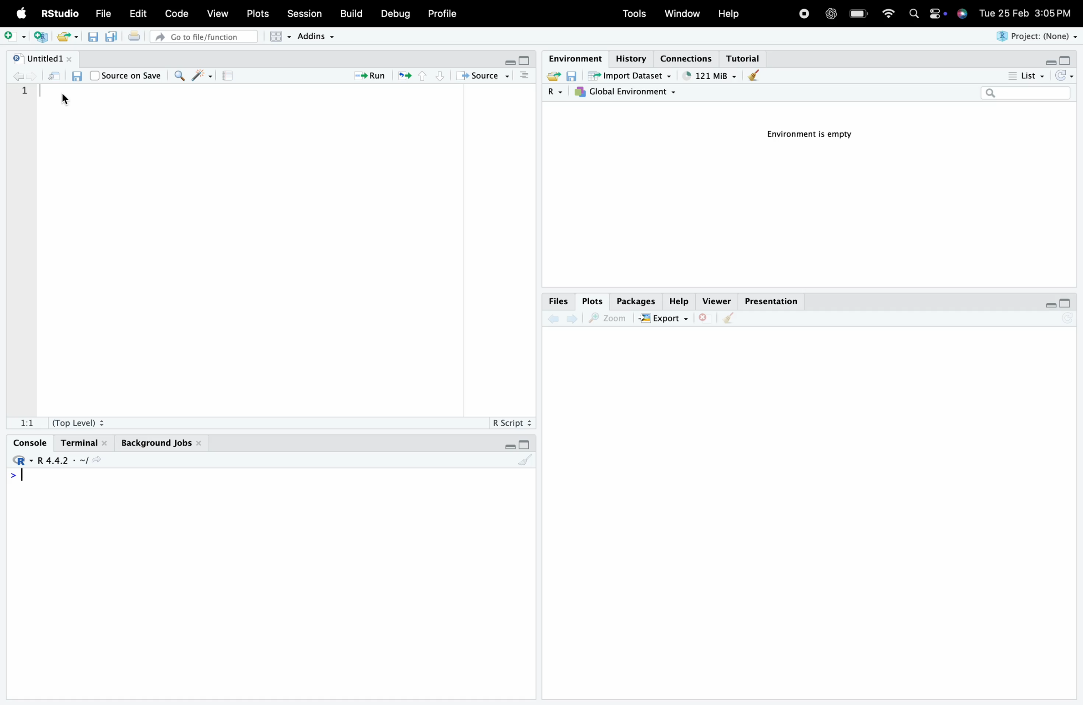  Describe the element at coordinates (611, 318) in the screenshot. I see `Zoom` at that location.